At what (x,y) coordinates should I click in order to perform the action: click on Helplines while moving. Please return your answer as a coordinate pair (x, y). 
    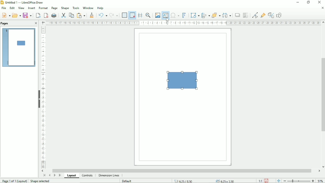
    Looking at the image, I should click on (140, 14).